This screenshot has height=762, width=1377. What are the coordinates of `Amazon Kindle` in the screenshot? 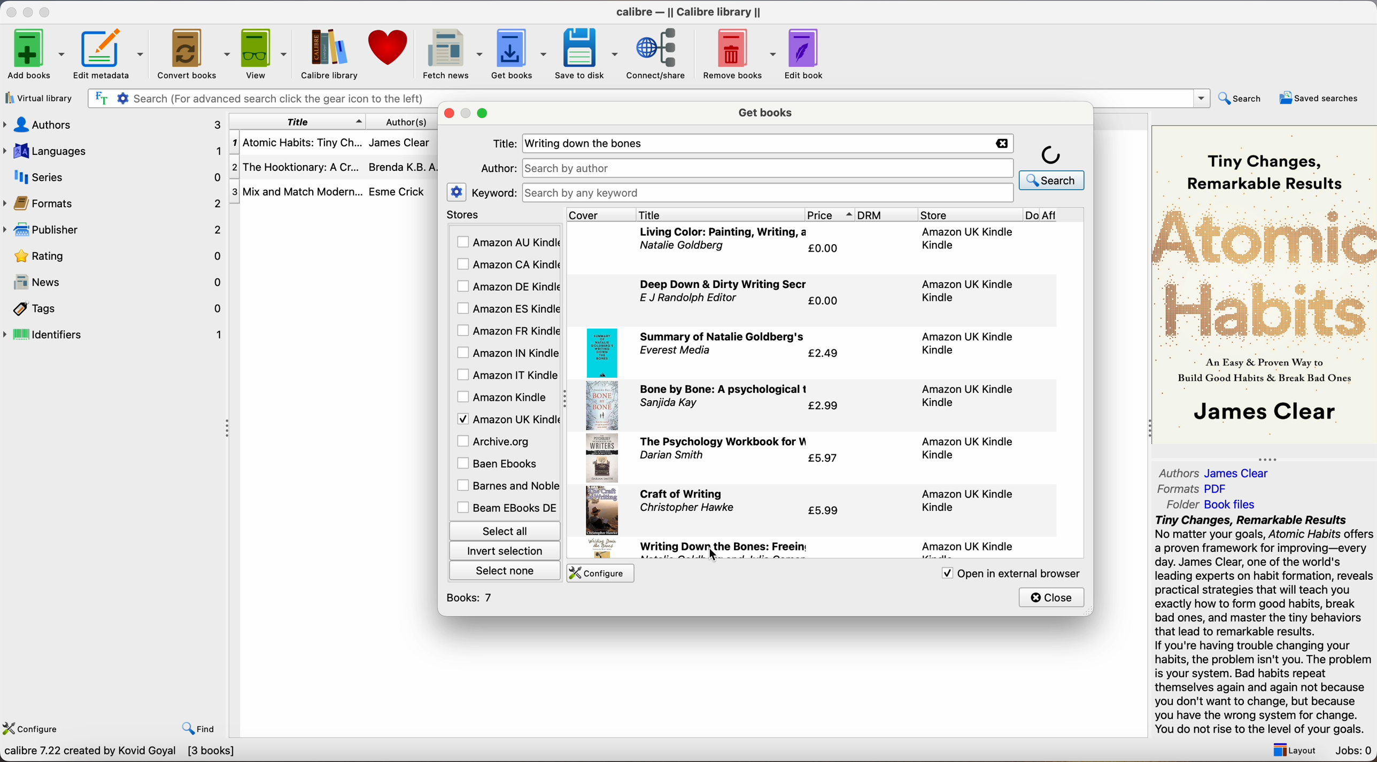 It's located at (504, 397).